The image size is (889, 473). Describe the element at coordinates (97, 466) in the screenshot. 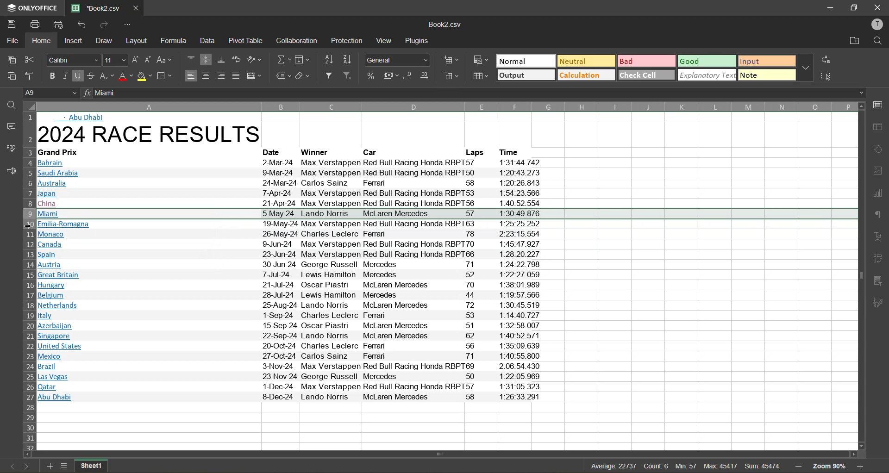

I see `sheet name: sheet1` at that location.